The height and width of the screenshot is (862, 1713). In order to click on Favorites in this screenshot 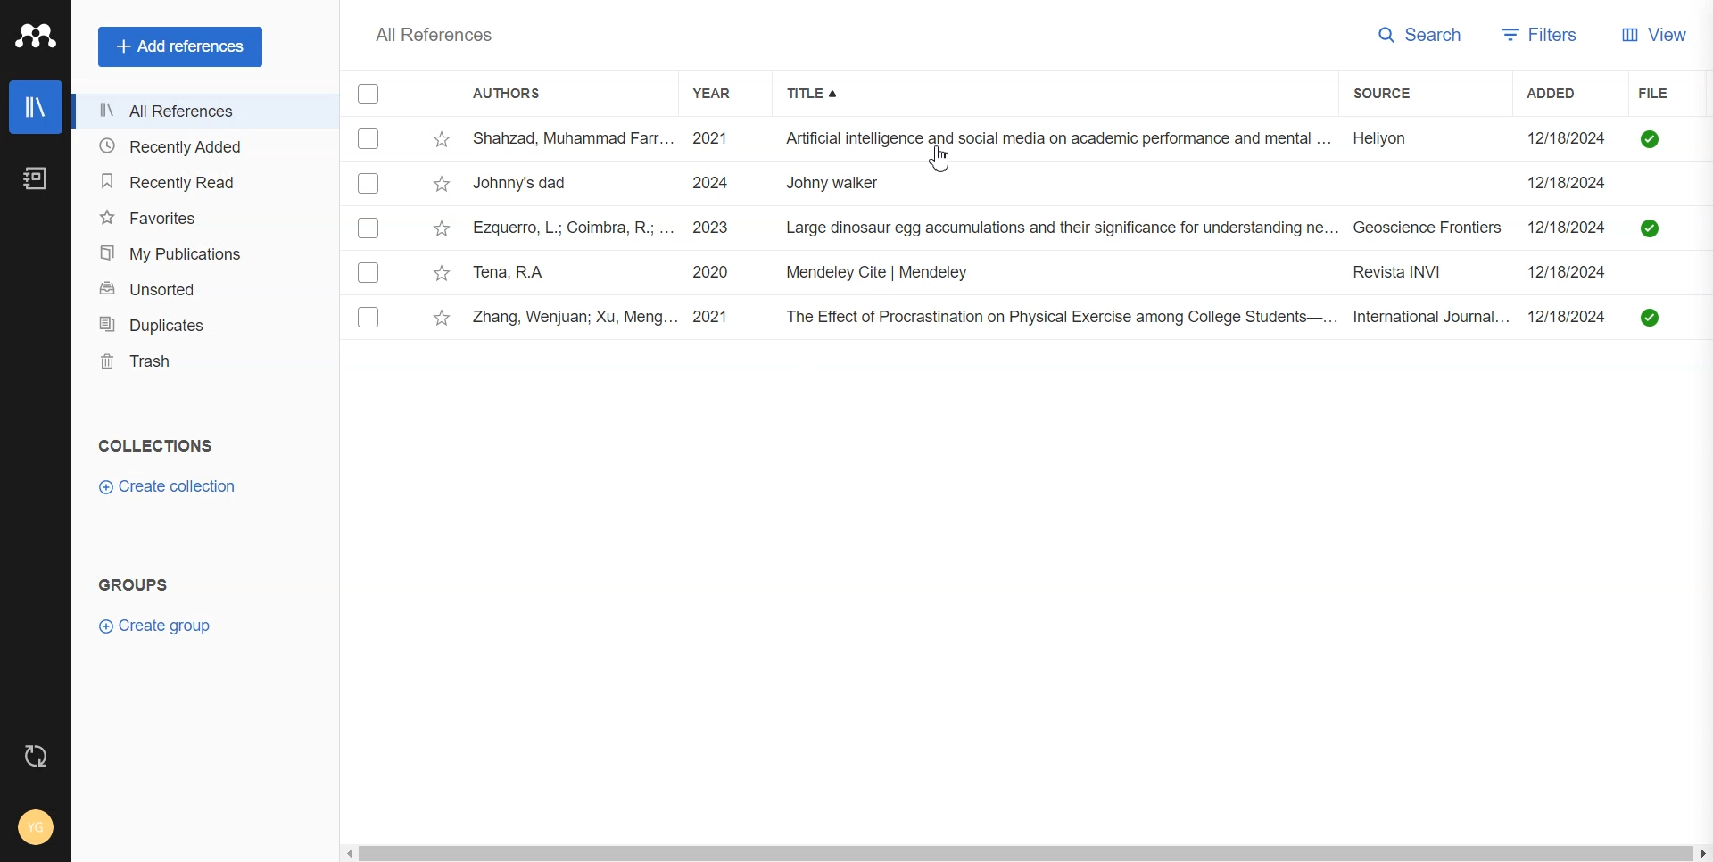, I will do `click(191, 219)`.